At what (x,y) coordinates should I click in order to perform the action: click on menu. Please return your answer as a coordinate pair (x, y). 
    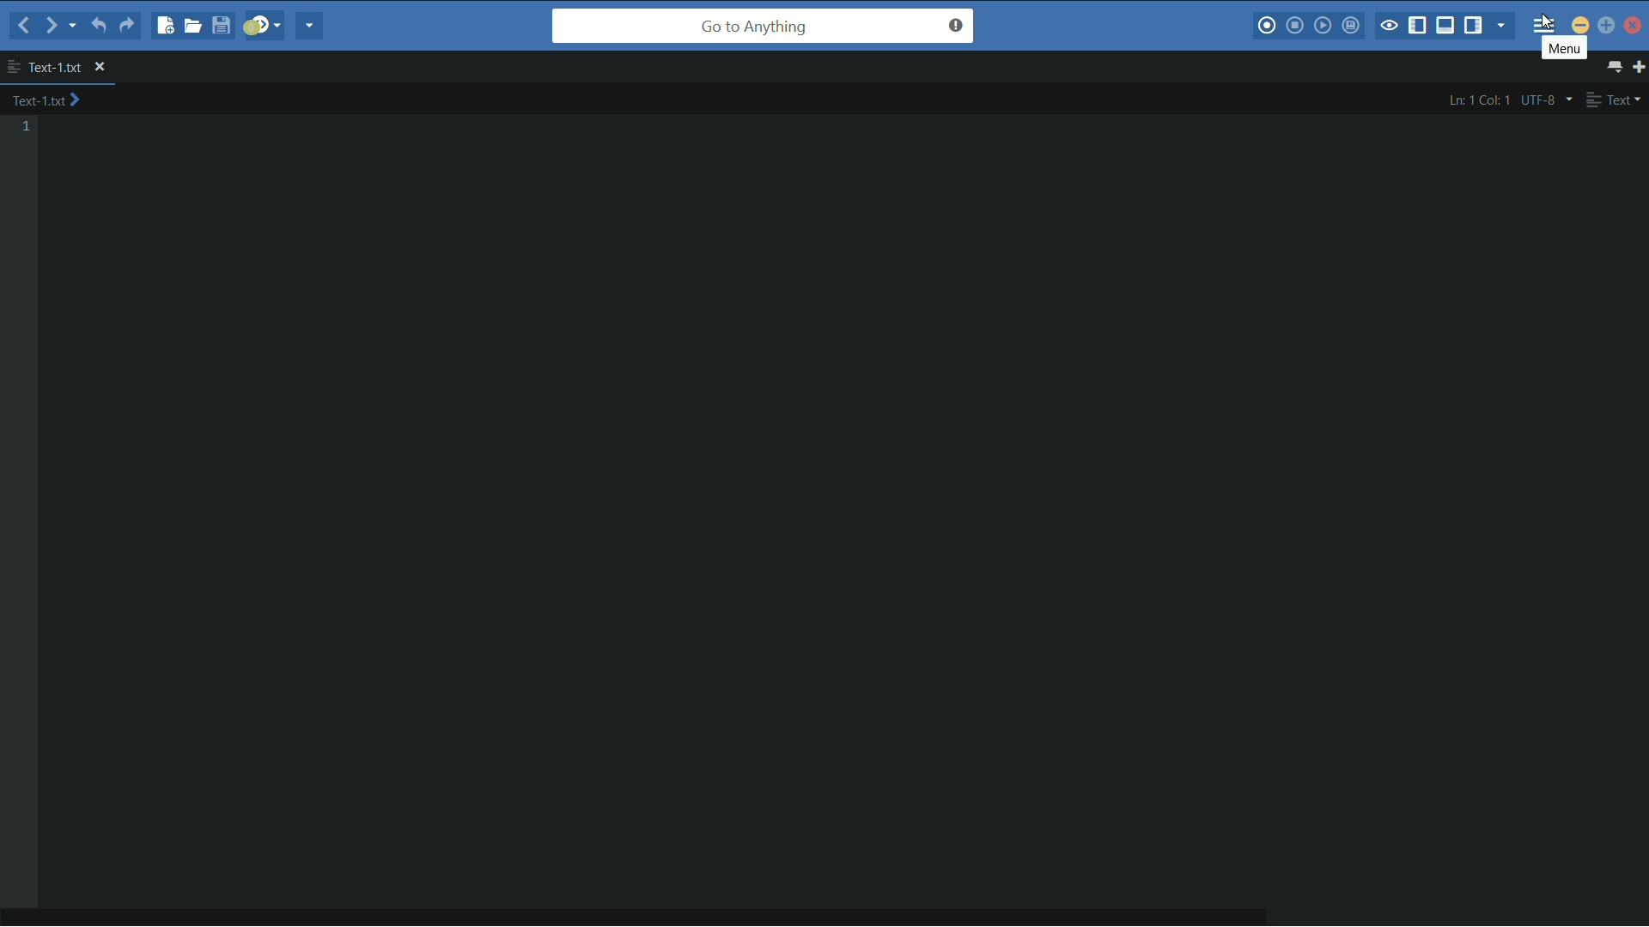
    Looking at the image, I should click on (1544, 21).